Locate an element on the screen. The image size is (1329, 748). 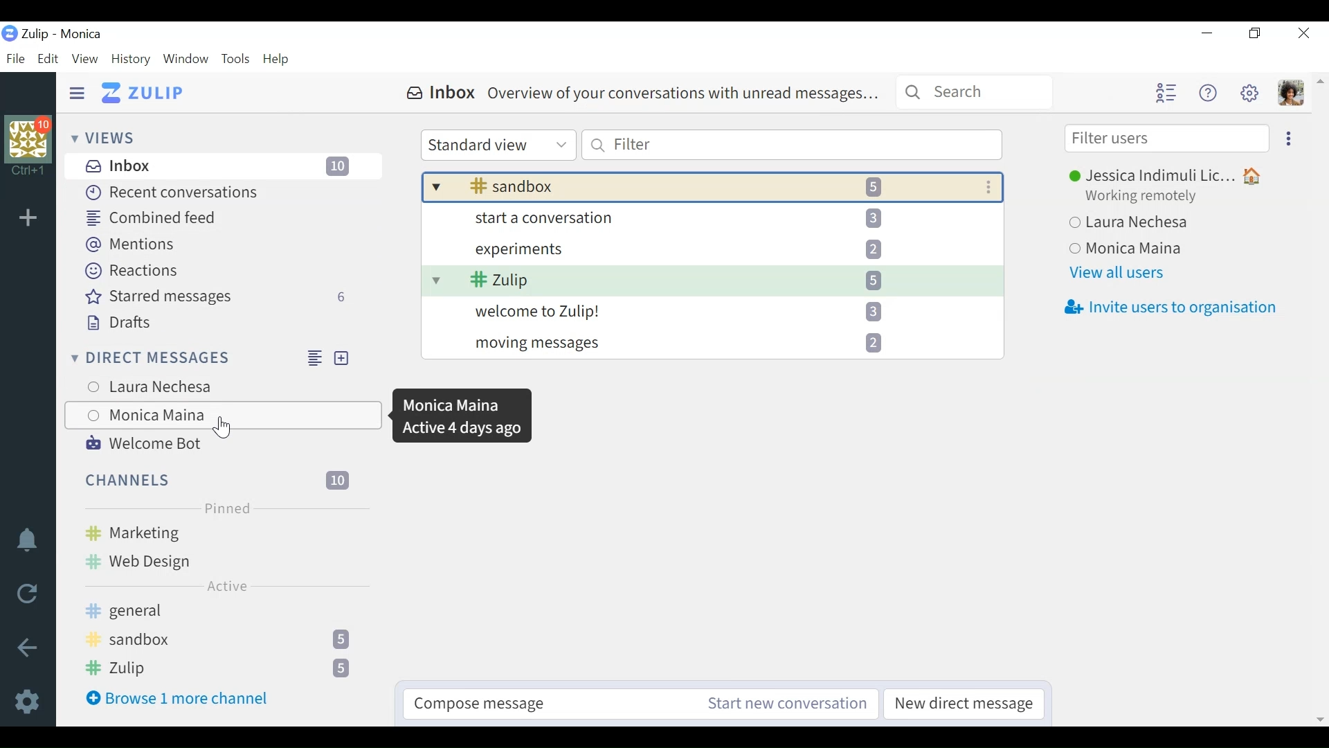
Ellipsis is located at coordinates (988, 186).